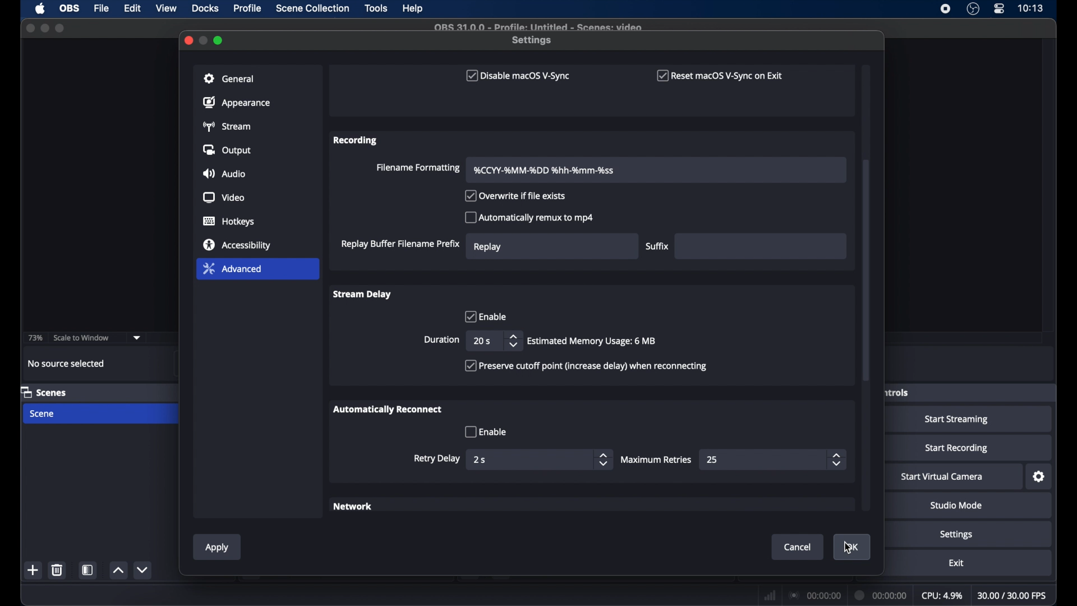  I want to click on disable macOS V-sync, so click(516, 76).